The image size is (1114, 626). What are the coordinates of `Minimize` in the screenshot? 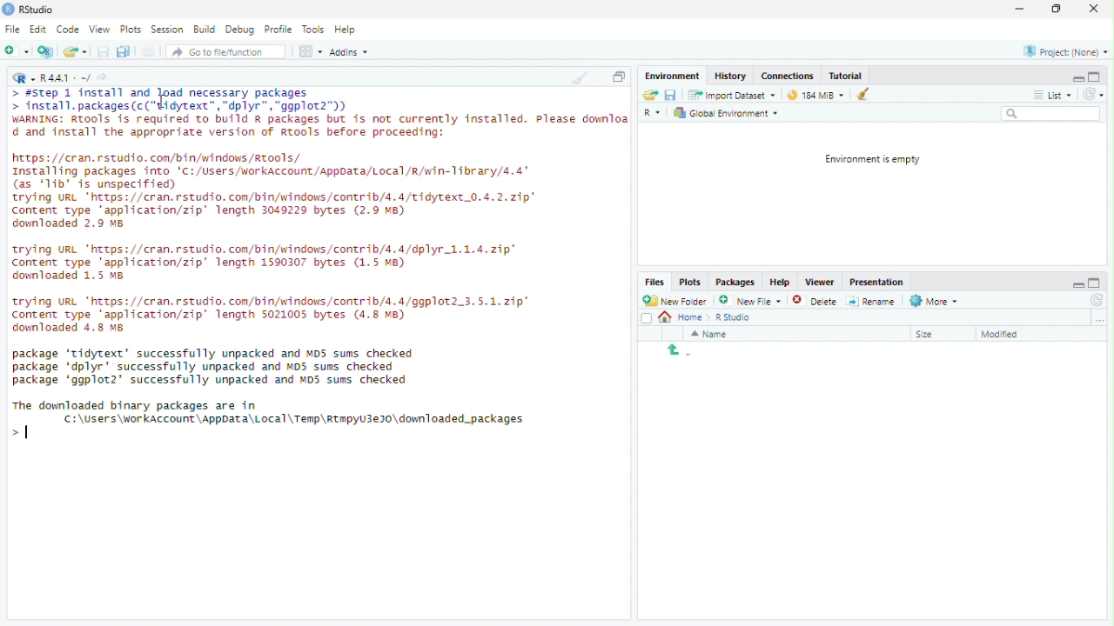 It's located at (1018, 9).